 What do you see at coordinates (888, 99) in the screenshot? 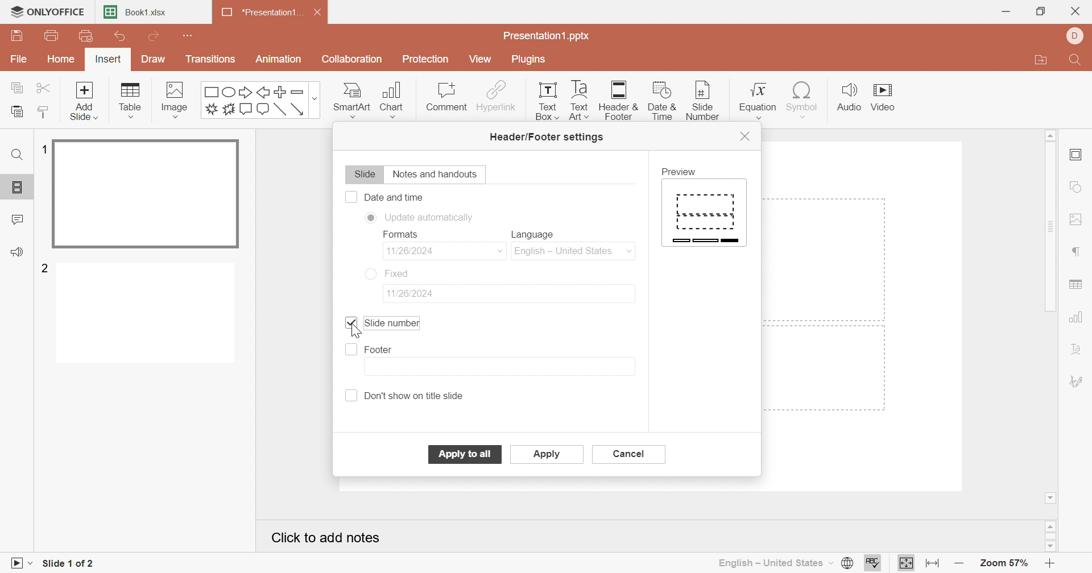
I see `Video` at bounding box center [888, 99].